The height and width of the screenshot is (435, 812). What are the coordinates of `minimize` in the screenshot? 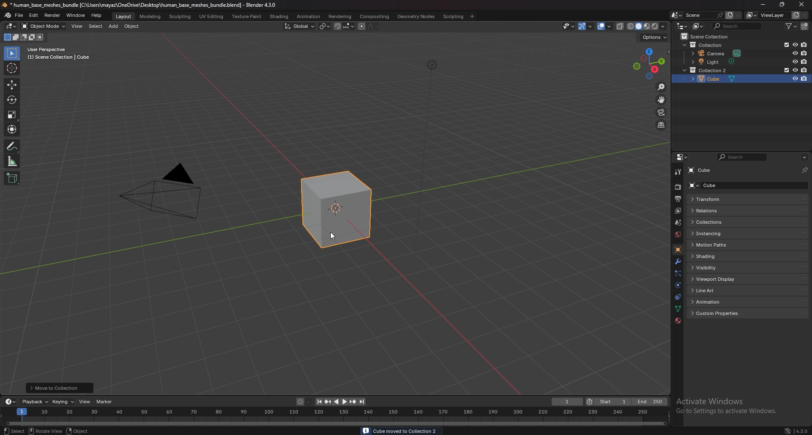 It's located at (763, 4).